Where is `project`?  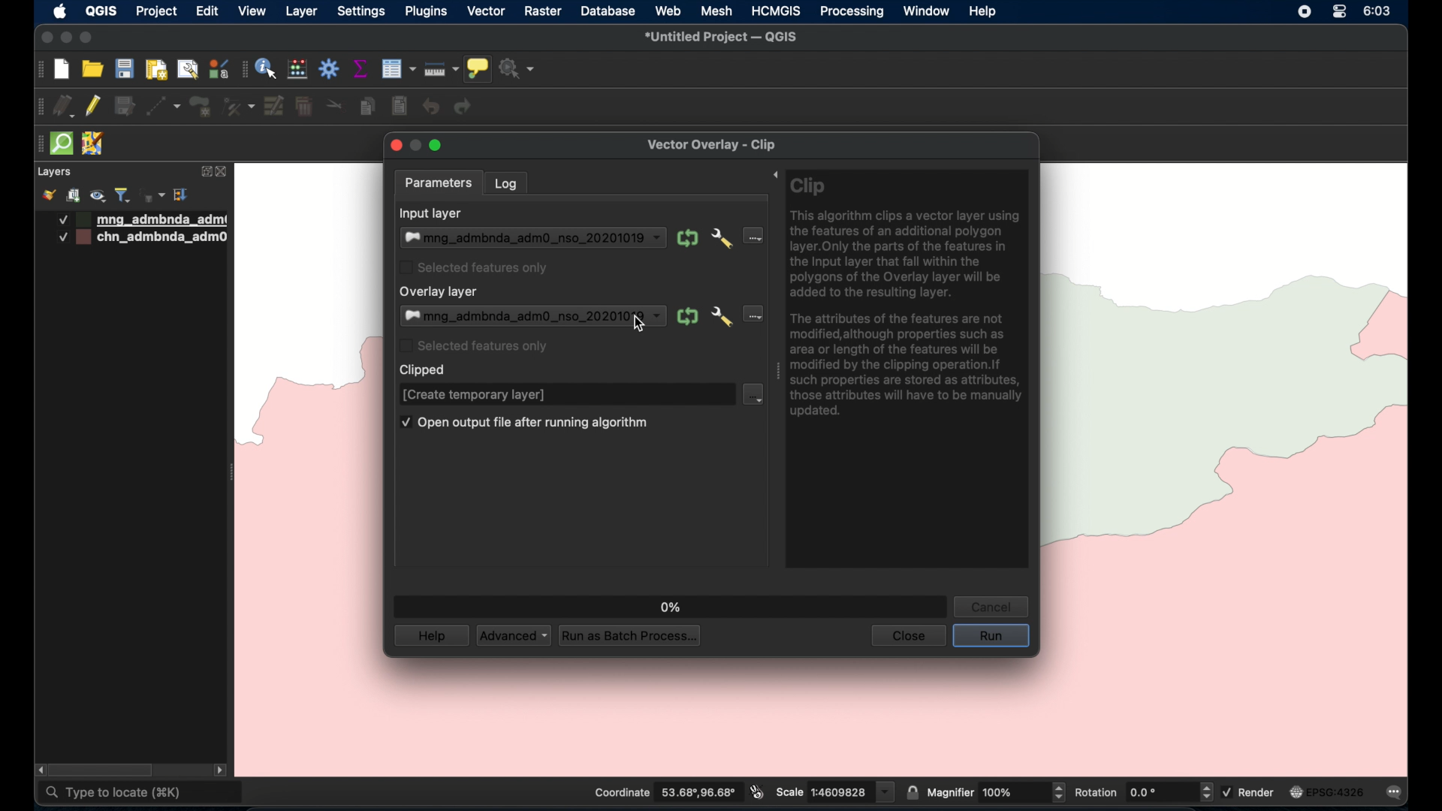
project is located at coordinates (155, 13).